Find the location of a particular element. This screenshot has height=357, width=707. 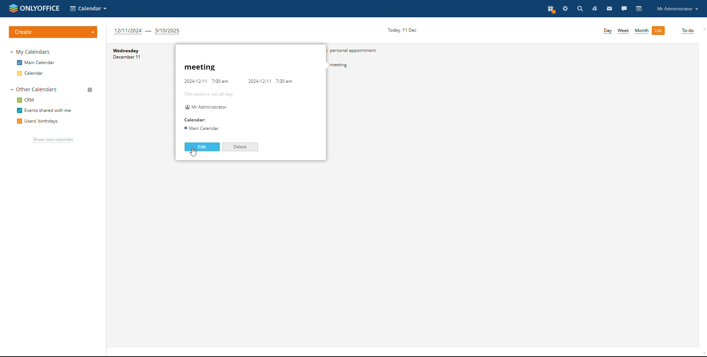

events is located at coordinates (361, 50).